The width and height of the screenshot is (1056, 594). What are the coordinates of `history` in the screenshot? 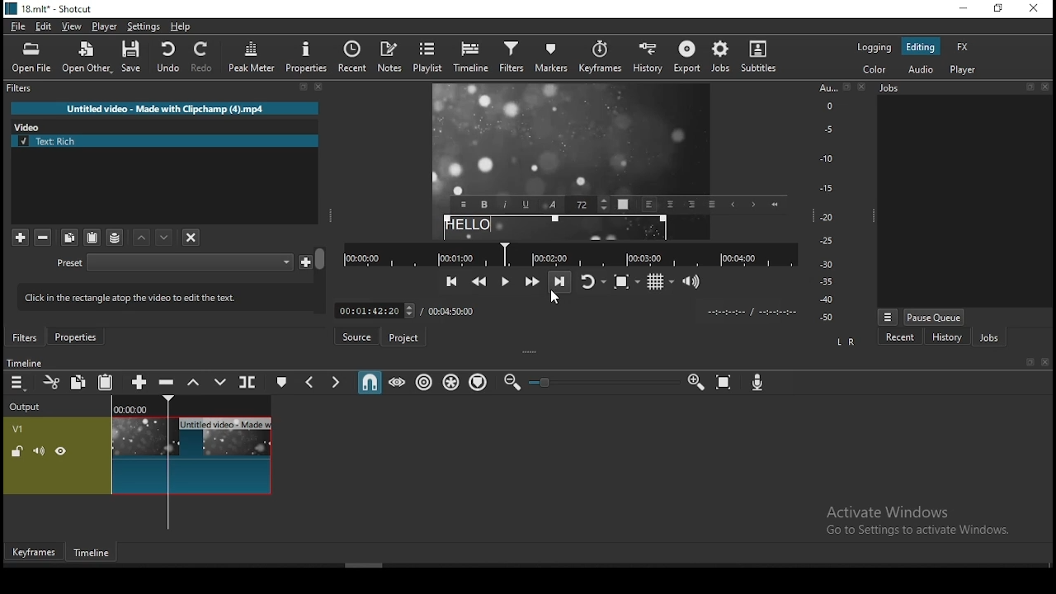 It's located at (647, 60).